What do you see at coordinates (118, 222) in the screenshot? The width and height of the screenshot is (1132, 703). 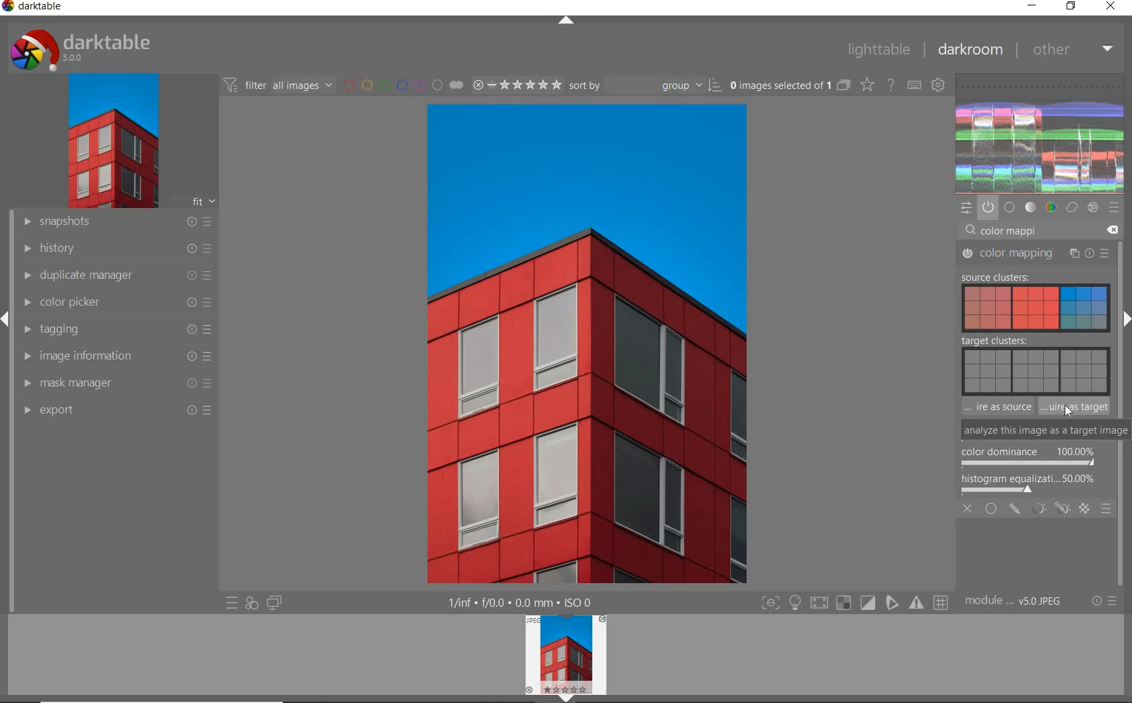 I see `snapshot` at bounding box center [118, 222].